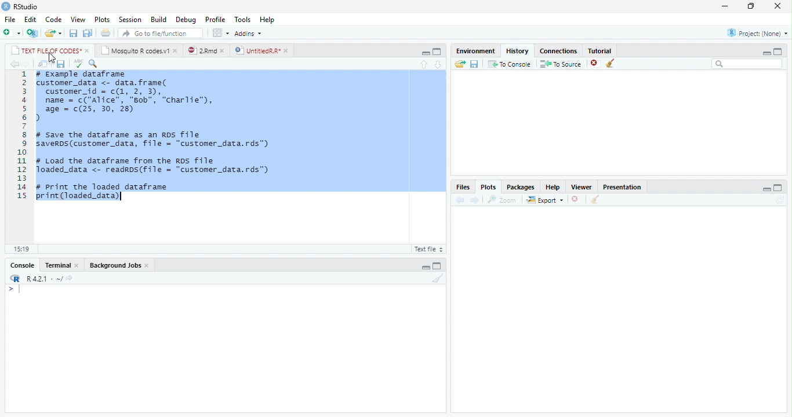 This screenshot has width=792, height=417. Describe the element at coordinates (288, 50) in the screenshot. I see `close` at that location.